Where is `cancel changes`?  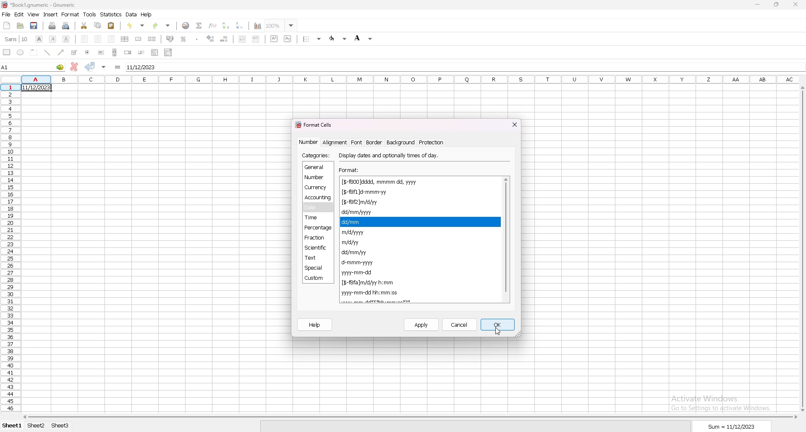
cancel changes is located at coordinates (74, 67).